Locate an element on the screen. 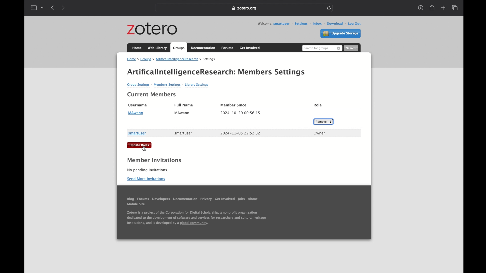  welcome, smartuser is located at coordinates (273, 24).